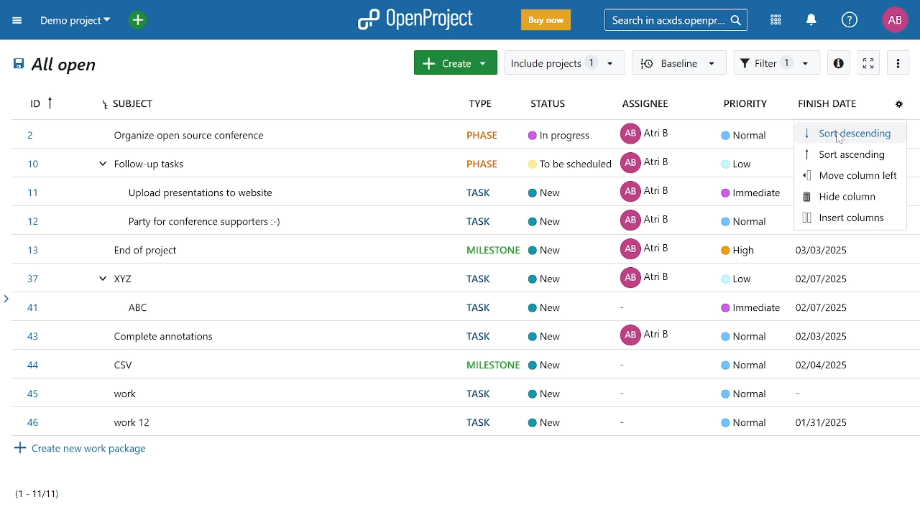 This screenshot has height=517, width=920. What do you see at coordinates (811, 20) in the screenshot?
I see `notification center` at bounding box center [811, 20].